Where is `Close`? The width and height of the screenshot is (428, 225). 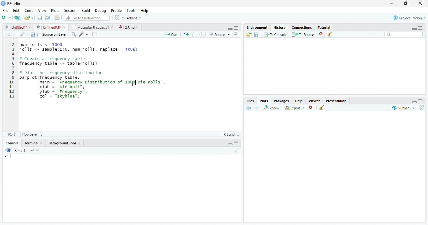 Close is located at coordinates (421, 3).